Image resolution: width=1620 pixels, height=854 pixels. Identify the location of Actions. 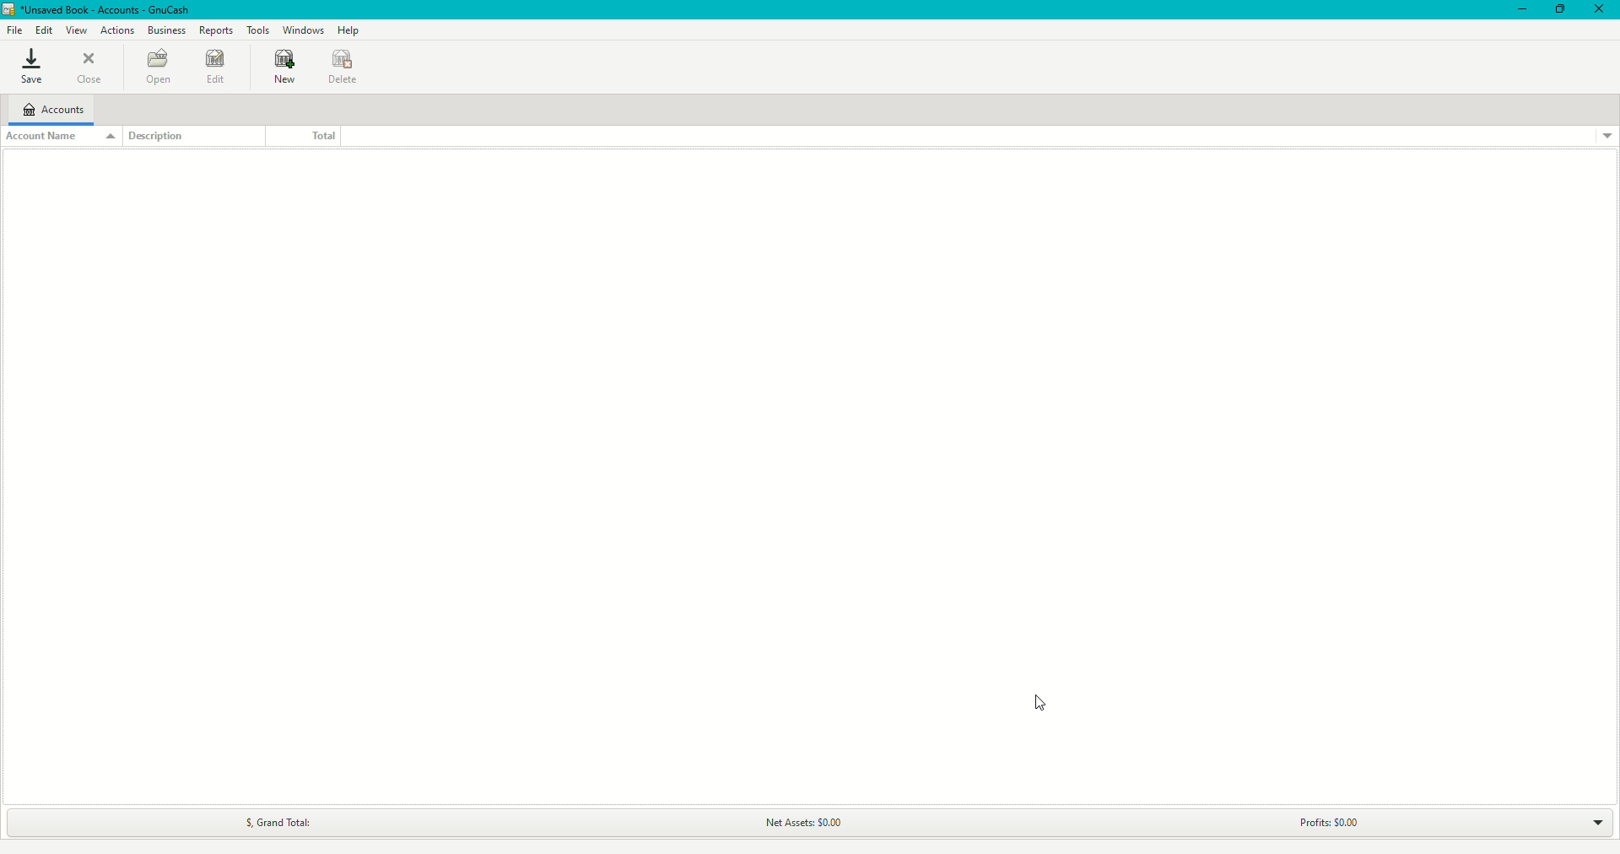
(118, 31).